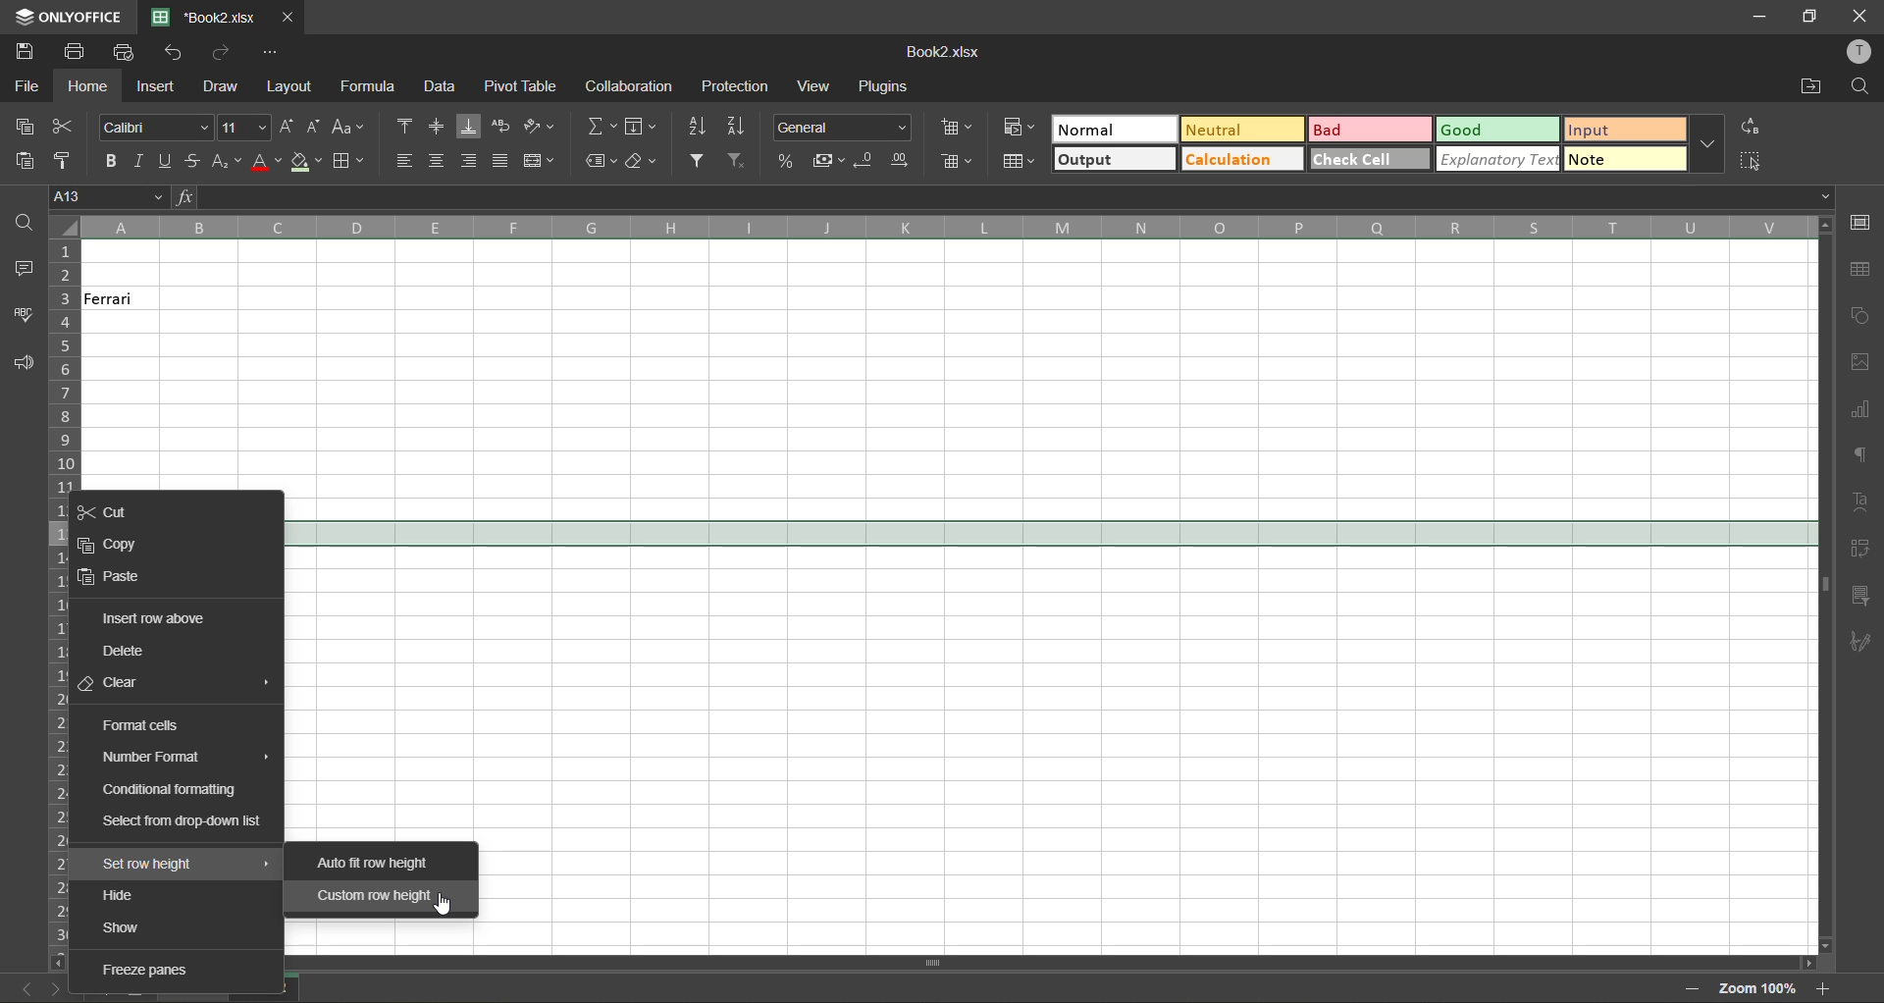 This screenshot has height=1003, width=1884. Describe the element at coordinates (812, 84) in the screenshot. I see `view` at that location.